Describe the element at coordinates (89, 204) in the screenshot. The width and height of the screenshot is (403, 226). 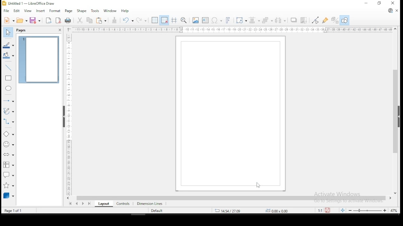
I see `last page` at that location.